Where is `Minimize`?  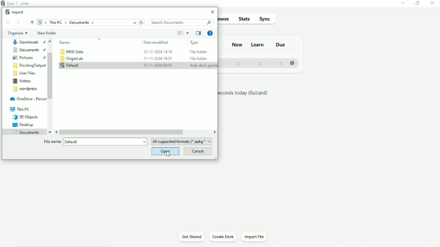
Minimize is located at coordinates (404, 3).